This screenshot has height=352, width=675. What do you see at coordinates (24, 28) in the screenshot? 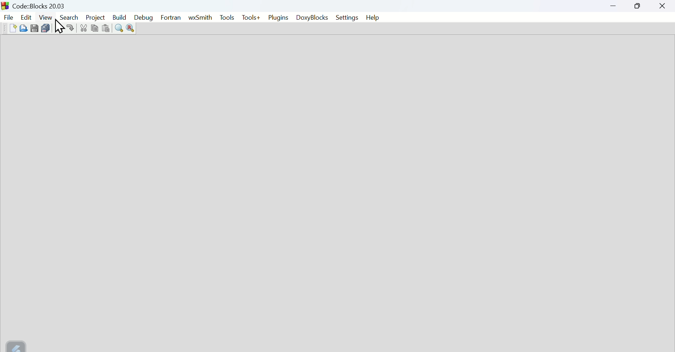
I see `Open file` at bounding box center [24, 28].